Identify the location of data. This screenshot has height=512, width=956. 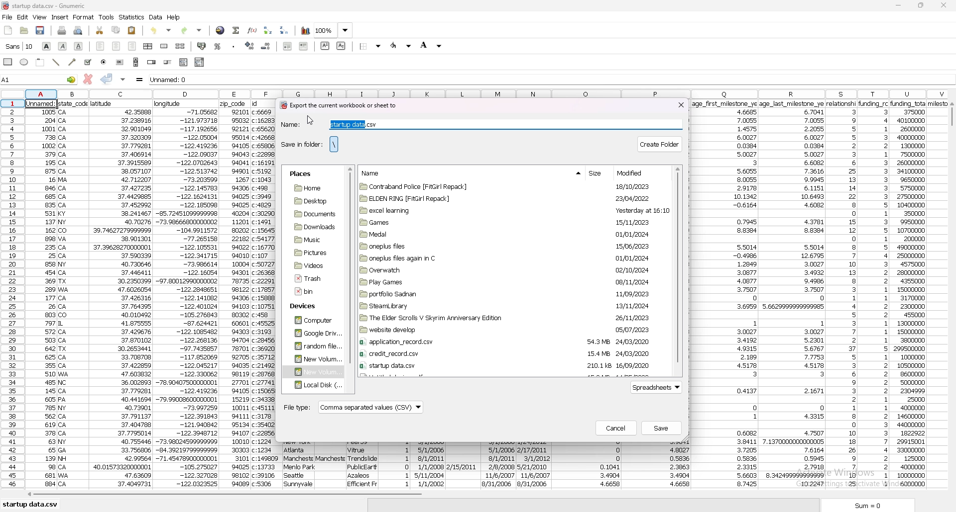
(300, 465).